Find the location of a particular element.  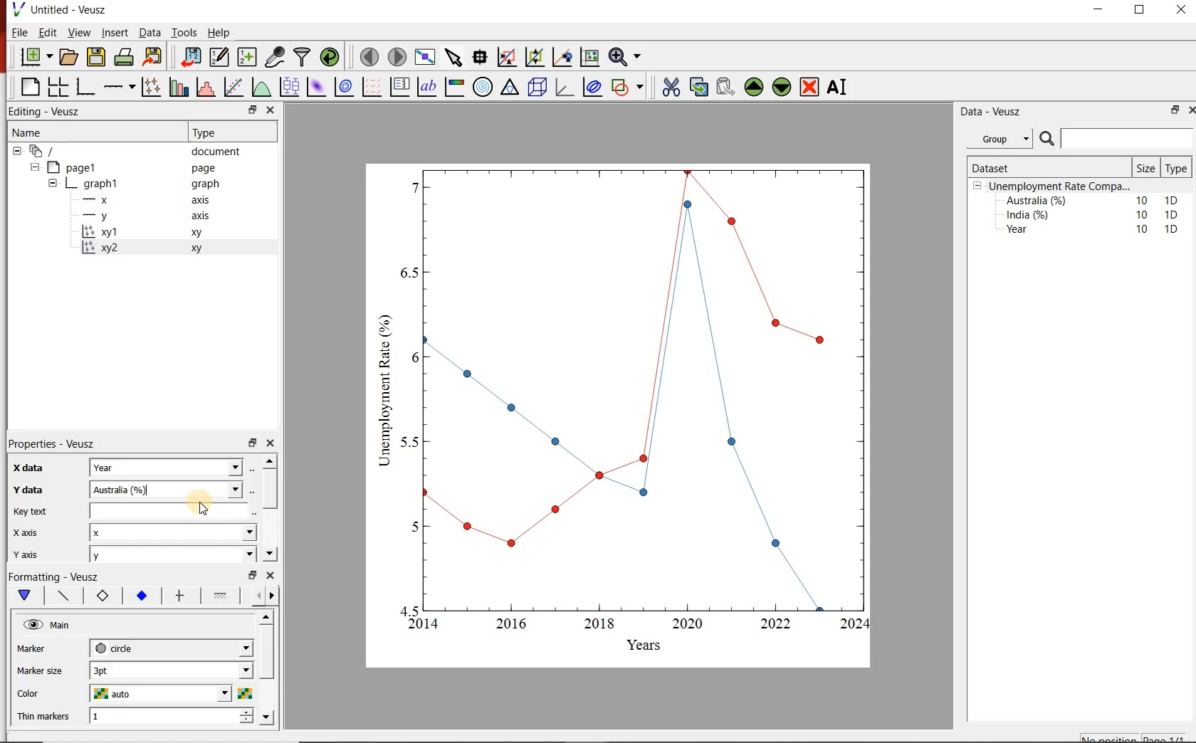

click or draw rectangle on the zoom graph axes is located at coordinates (508, 58).